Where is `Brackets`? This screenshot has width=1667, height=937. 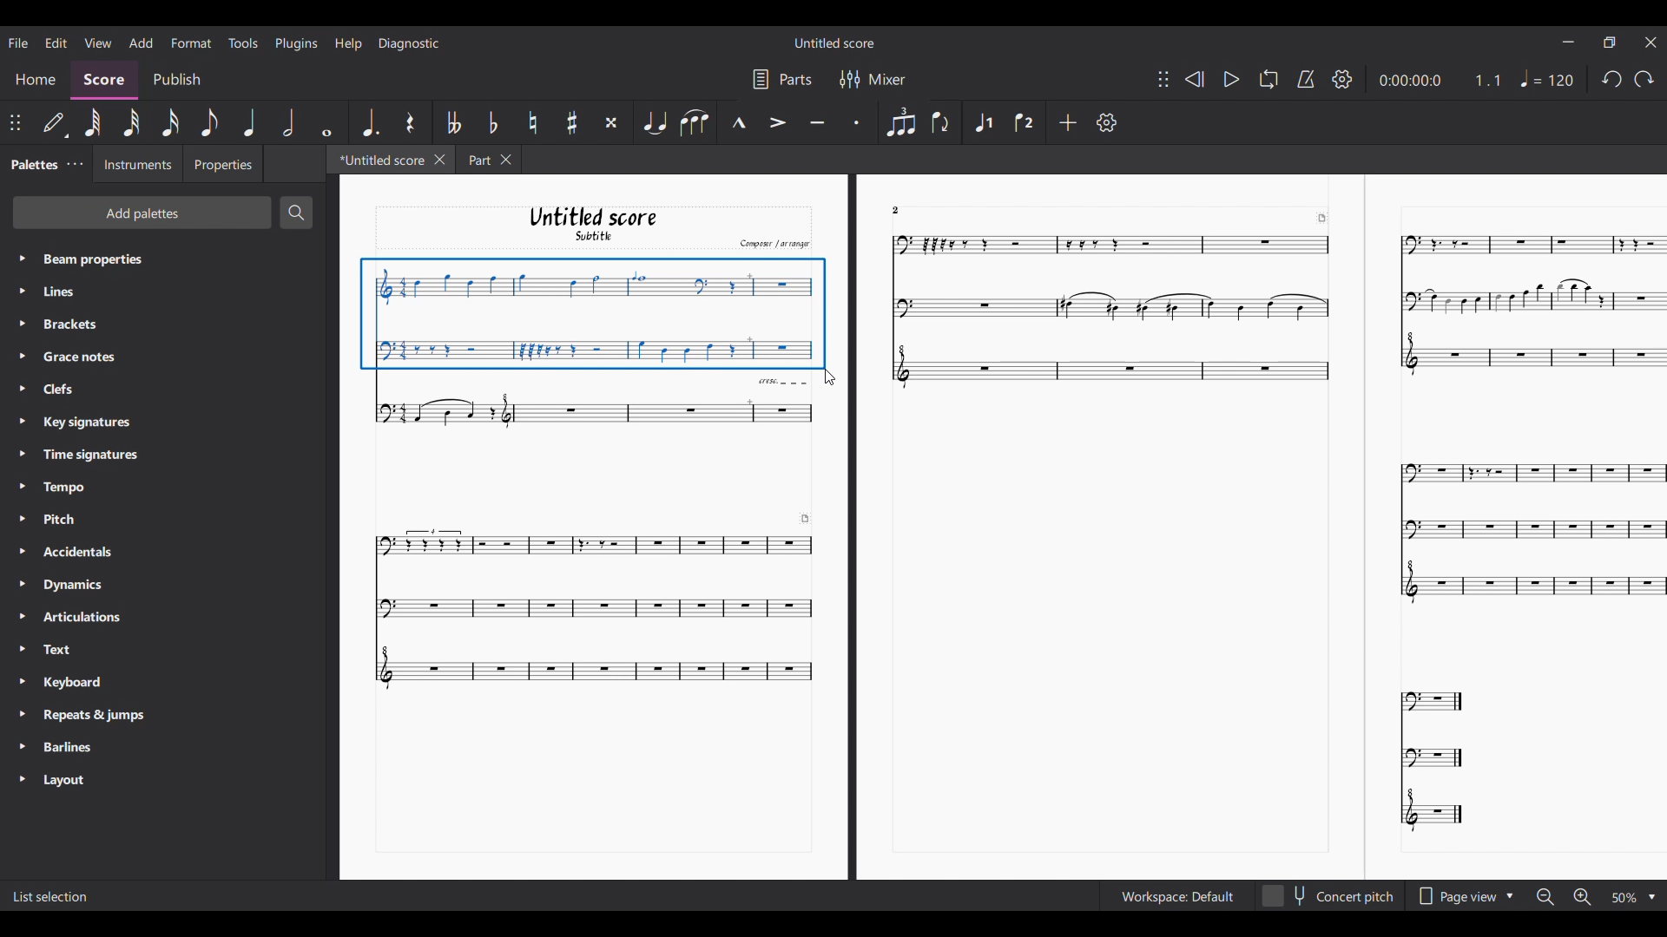 Brackets is located at coordinates (81, 324).